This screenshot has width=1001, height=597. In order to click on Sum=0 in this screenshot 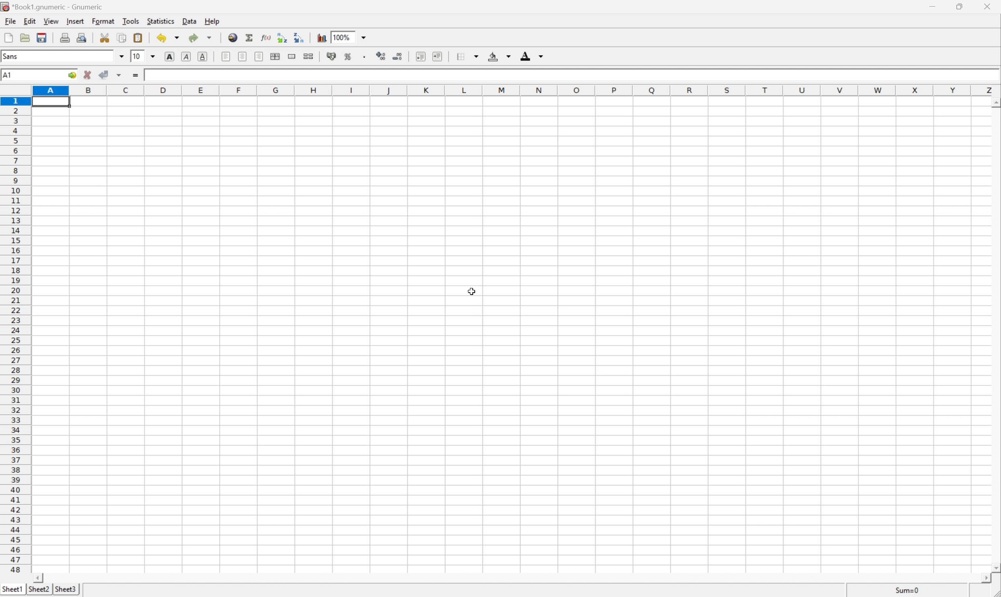, I will do `click(905, 591)`.